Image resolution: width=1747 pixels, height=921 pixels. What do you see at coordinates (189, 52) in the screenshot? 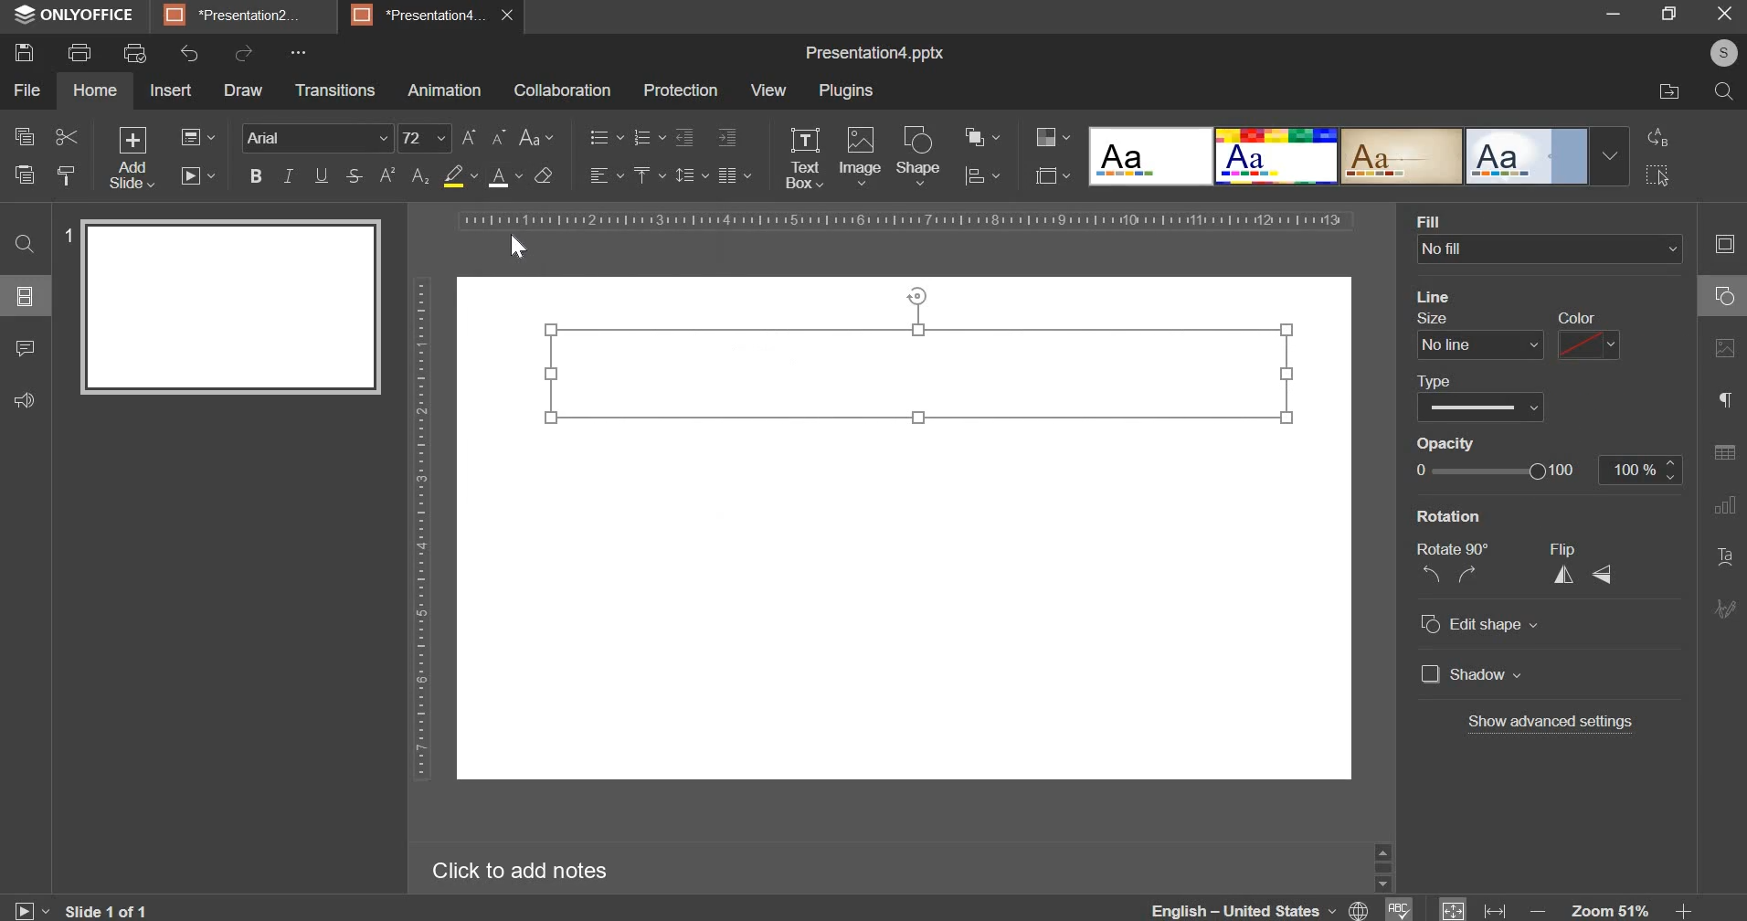
I see `undo` at bounding box center [189, 52].